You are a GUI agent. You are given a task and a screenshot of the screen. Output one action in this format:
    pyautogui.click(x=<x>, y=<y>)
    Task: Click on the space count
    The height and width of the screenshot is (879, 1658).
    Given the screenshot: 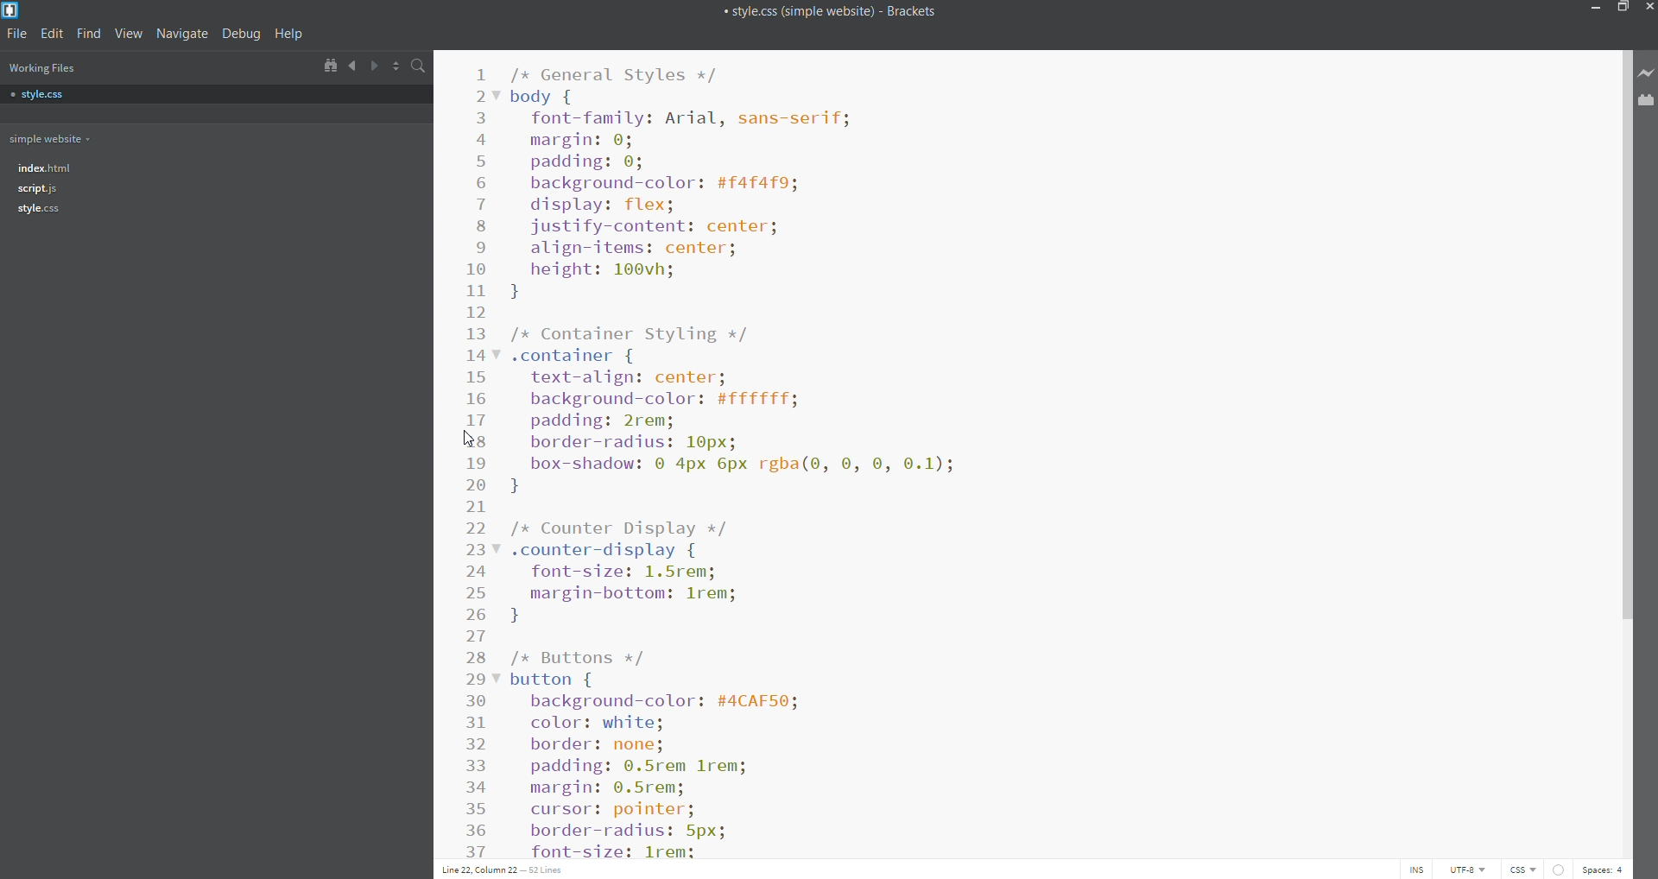 What is the action you would take?
    pyautogui.click(x=1604, y=870)
    